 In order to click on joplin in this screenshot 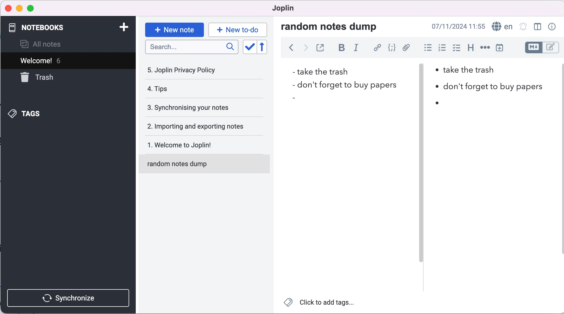, I will do `click(286, 10)`.